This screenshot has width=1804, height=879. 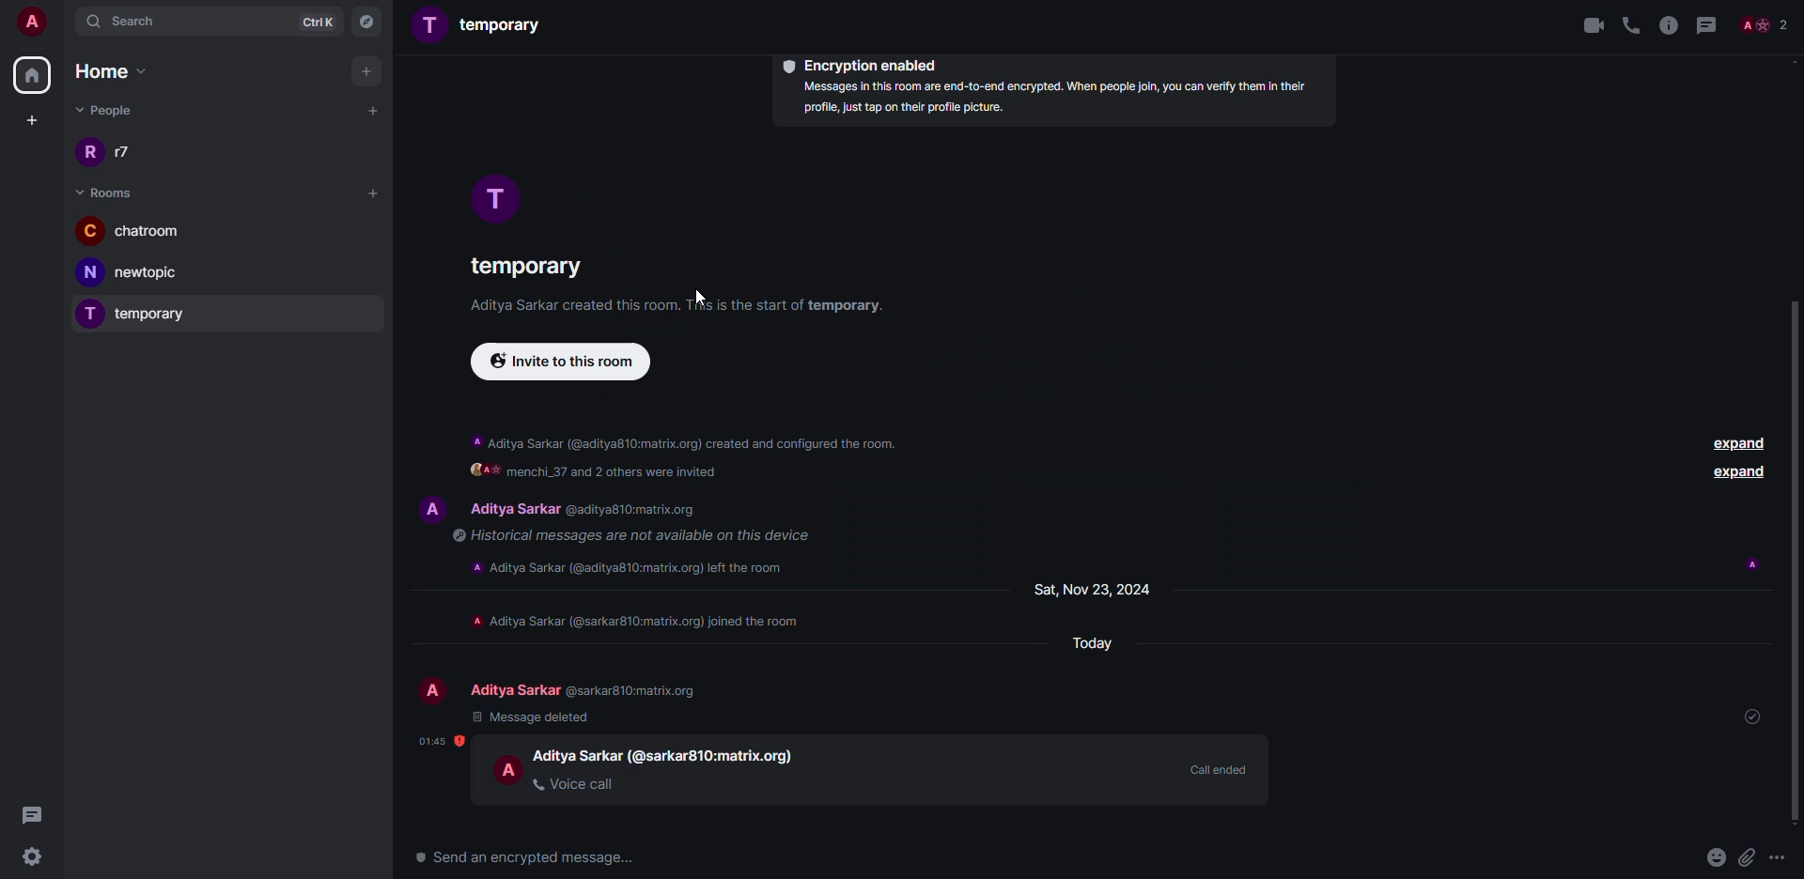 I want to click on info, so click(x=621, y=568).